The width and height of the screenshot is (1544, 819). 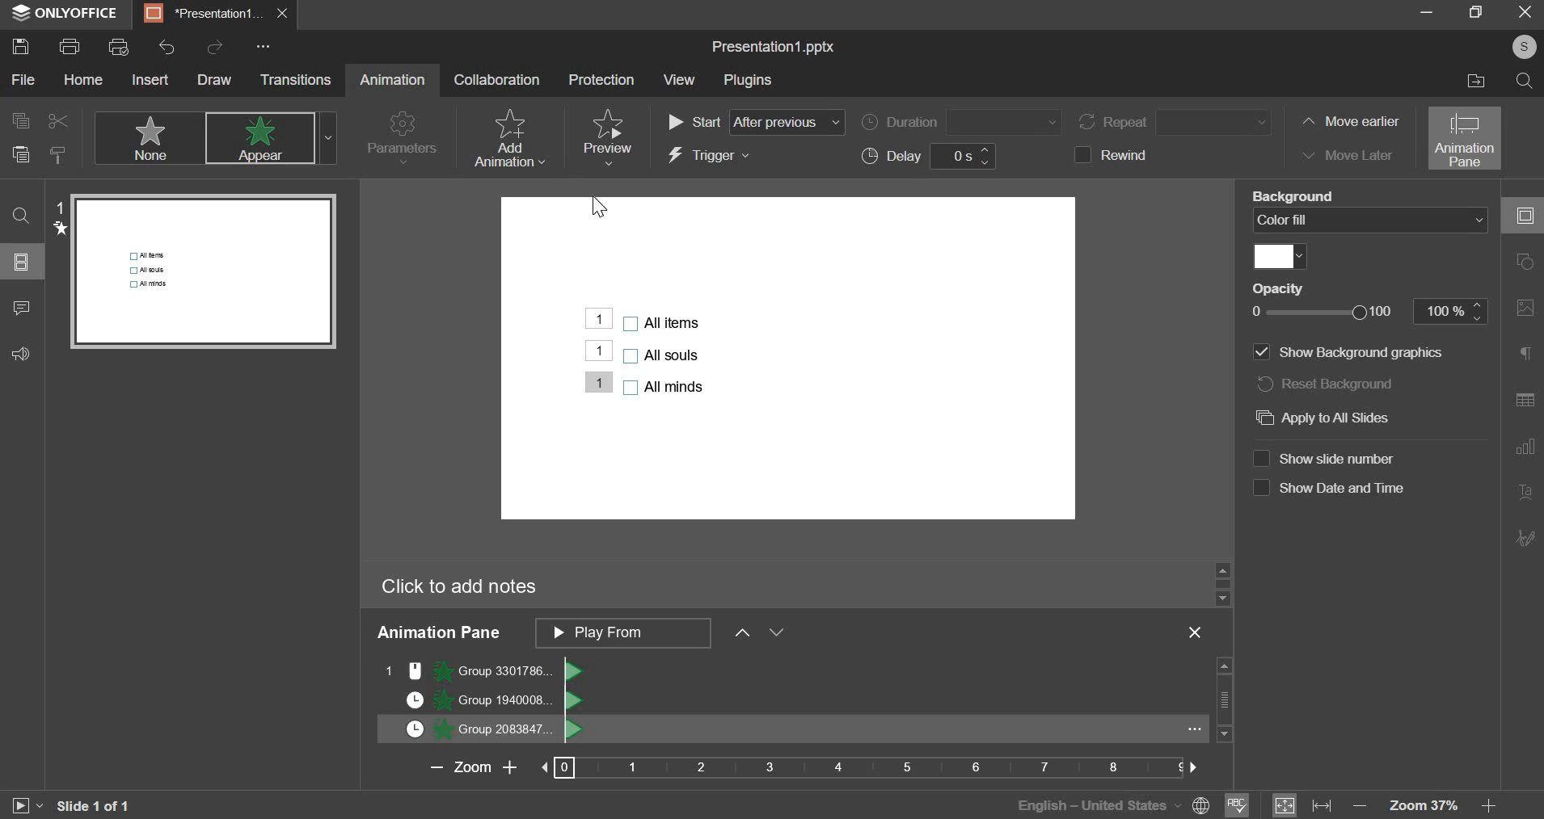 I want to click on , so click(x=598, y=319).